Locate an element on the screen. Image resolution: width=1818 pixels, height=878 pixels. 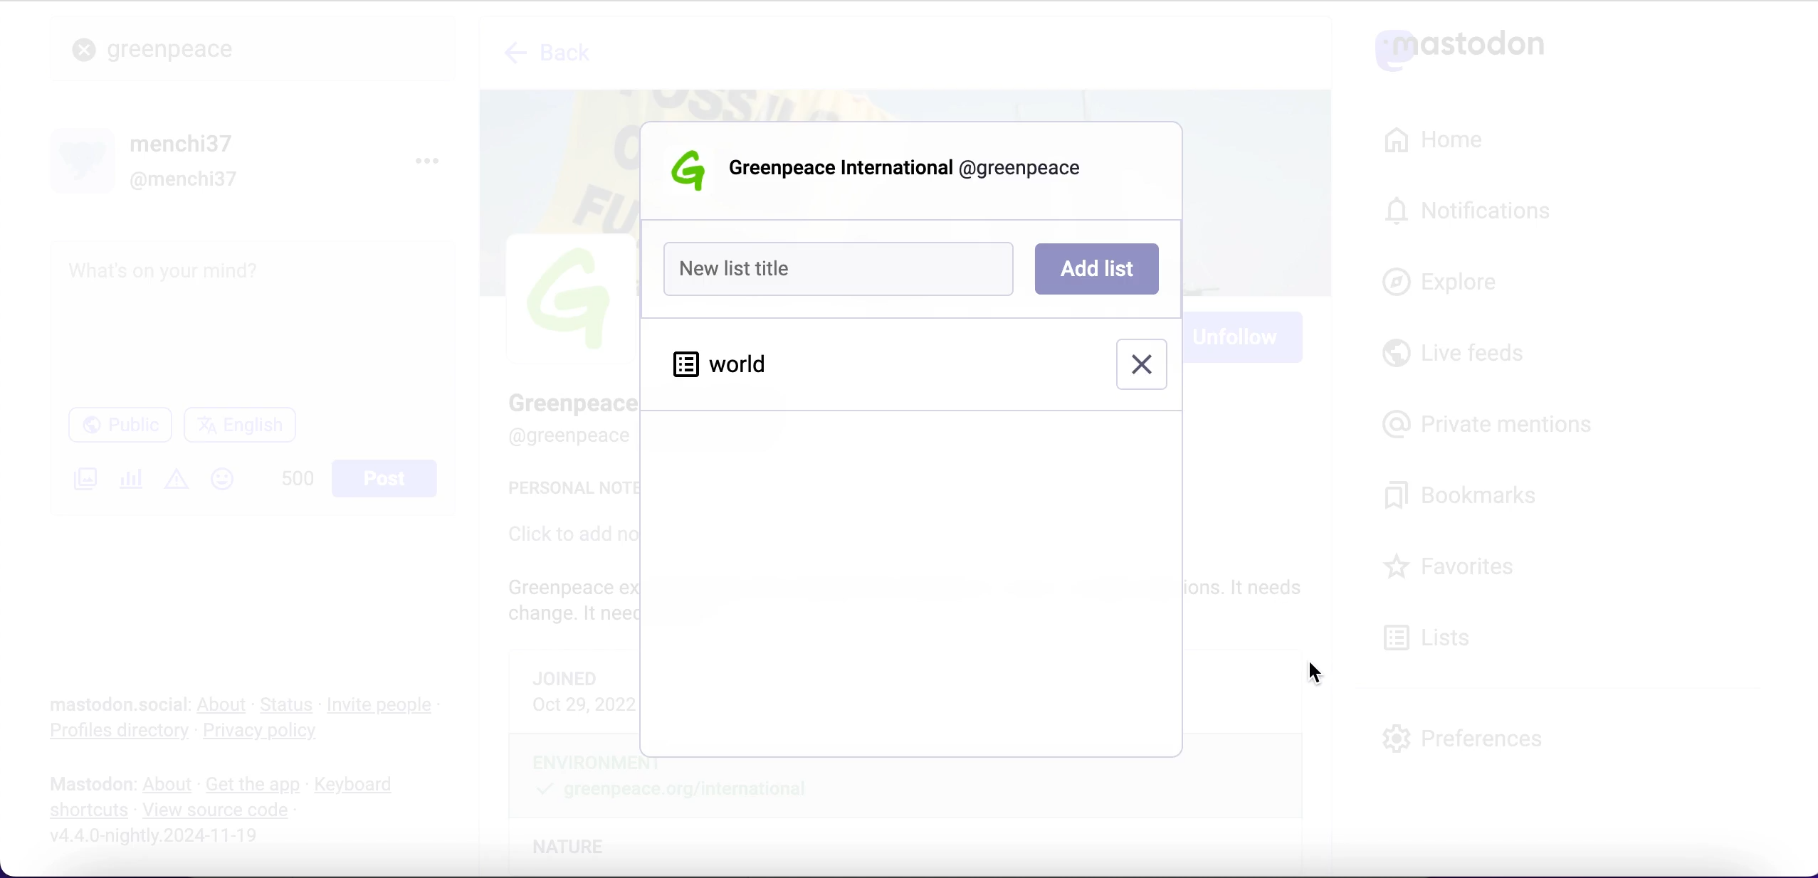
private mentions is located at coordinates (1492, 421).